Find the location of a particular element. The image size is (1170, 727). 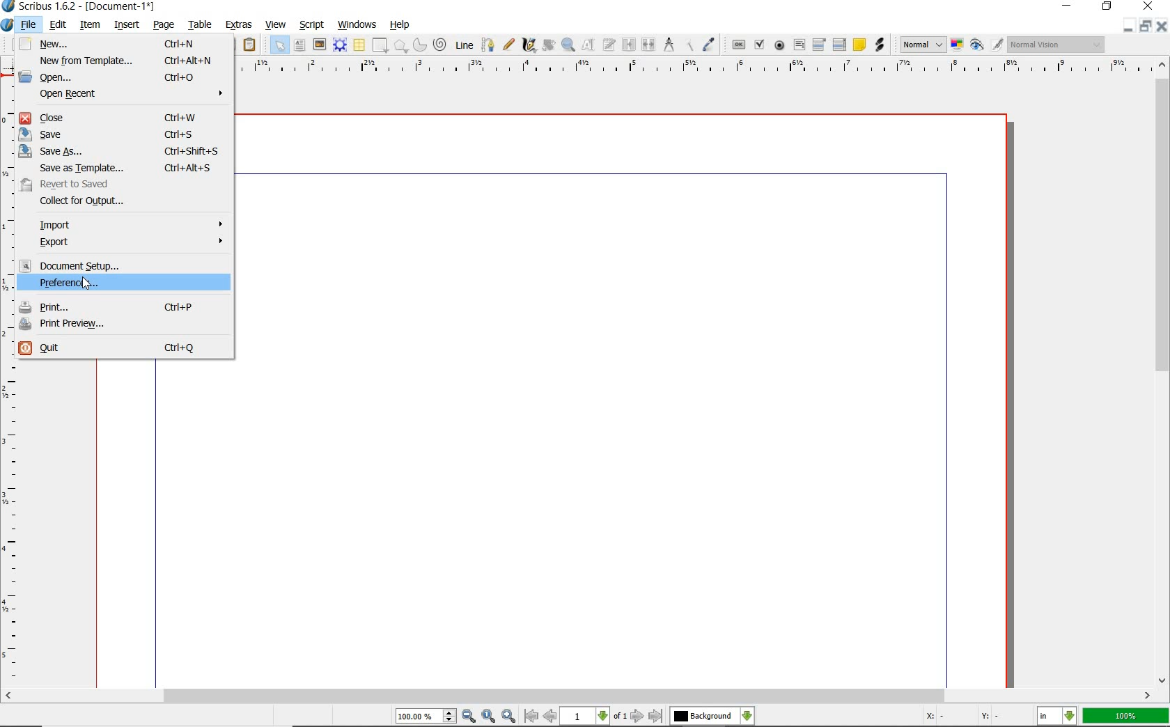

pdf text field is located at coordinates (799, 45).